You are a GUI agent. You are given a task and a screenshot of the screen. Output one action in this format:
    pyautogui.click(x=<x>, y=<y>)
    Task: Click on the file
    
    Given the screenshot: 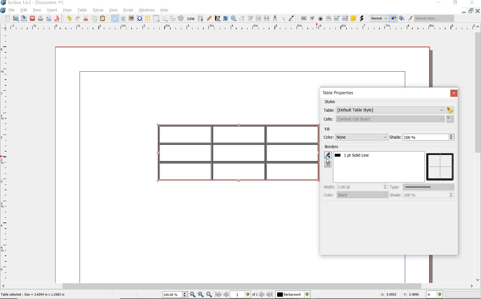 What is the action you would take?
    pyautogui.click(x=12, y=11)
    